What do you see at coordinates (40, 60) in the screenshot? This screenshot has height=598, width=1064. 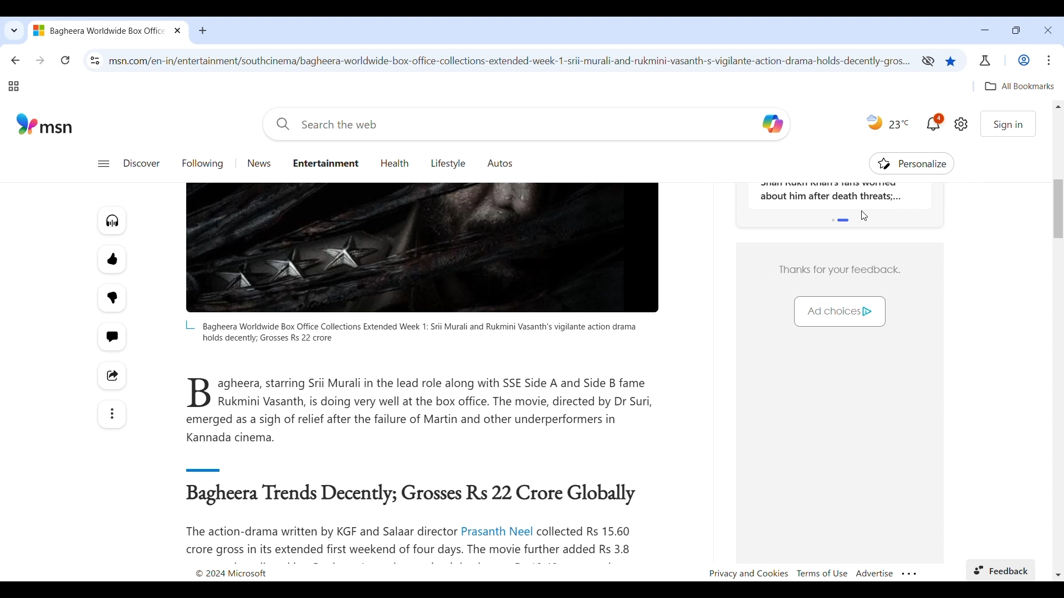 I see `Go forward` at bounding box center [40, 60].